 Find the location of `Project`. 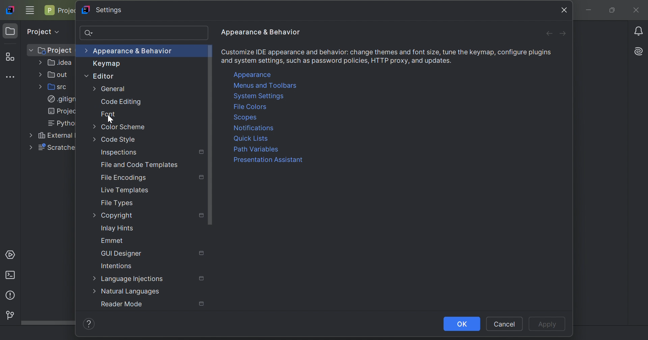

Project is located at coordinates (61, 10).